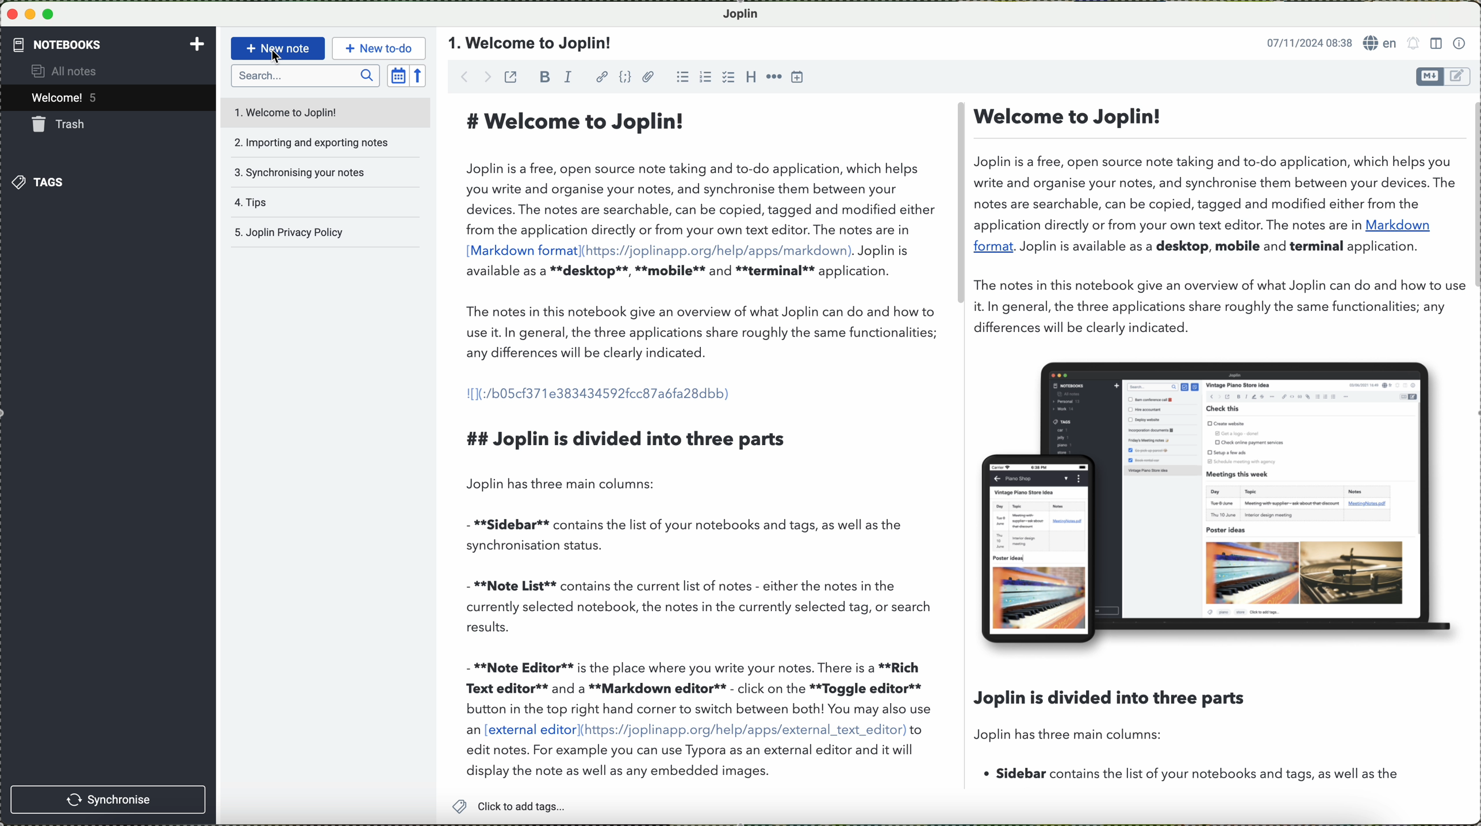 This screenshot has width=1481, height=826. I want to click on date and hour, so click(1305, 41).